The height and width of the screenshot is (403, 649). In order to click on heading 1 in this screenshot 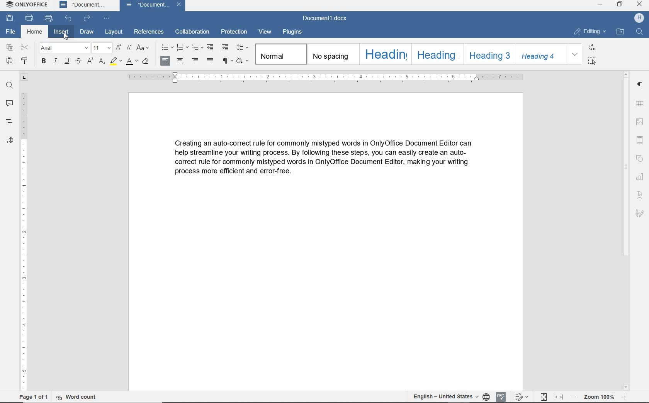, I will do `click(383, 55)`.